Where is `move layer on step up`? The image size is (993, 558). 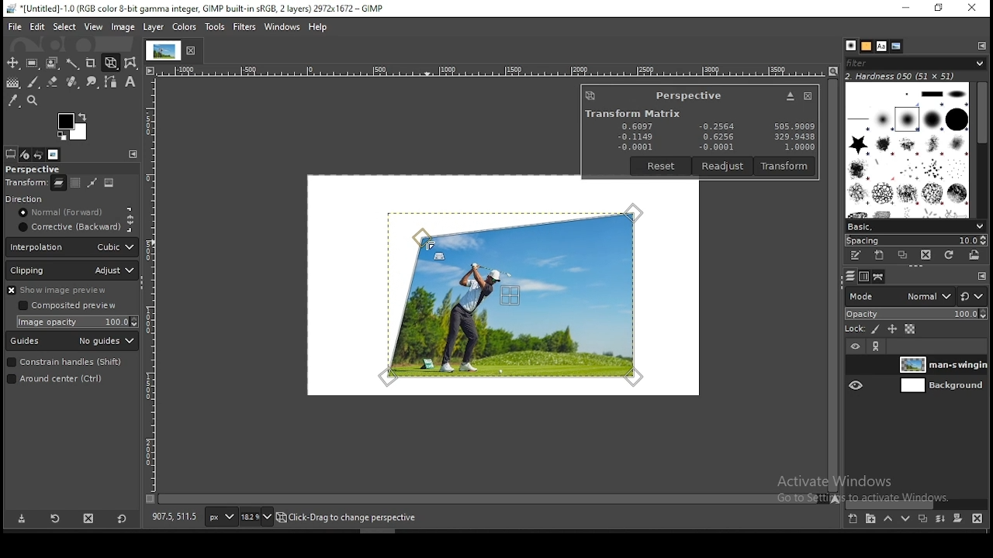 move layer on step up is located at coordinates (886, 518).